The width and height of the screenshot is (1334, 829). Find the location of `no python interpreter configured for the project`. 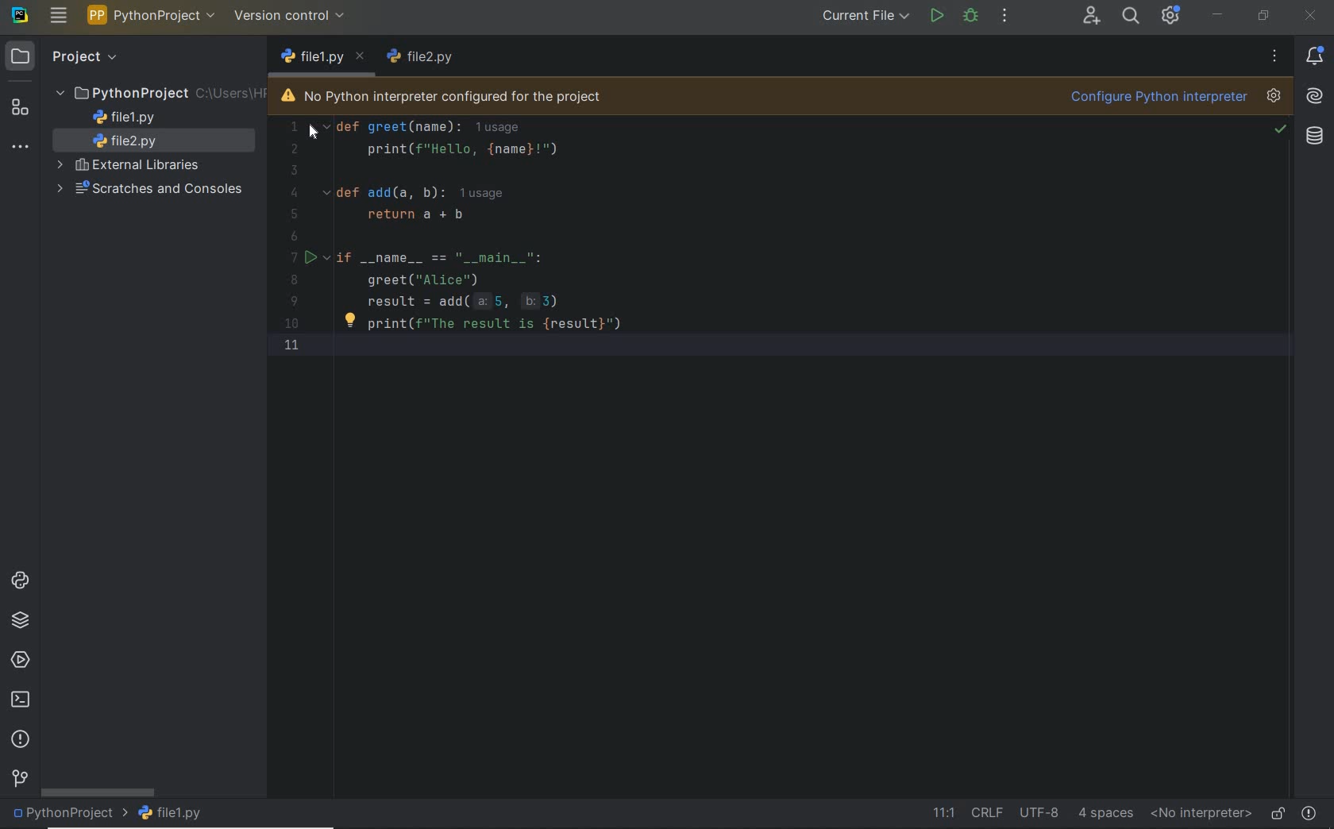

no python interpreter configured for the project is located at coordinates (442, 97).